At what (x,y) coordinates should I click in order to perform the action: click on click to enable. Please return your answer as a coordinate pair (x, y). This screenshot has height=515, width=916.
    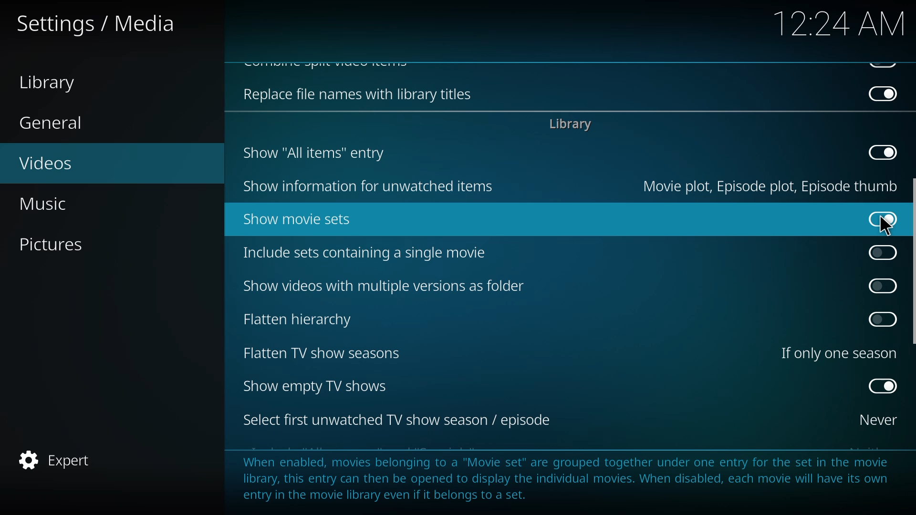
    Looking at the image, I should click on (880, 284).